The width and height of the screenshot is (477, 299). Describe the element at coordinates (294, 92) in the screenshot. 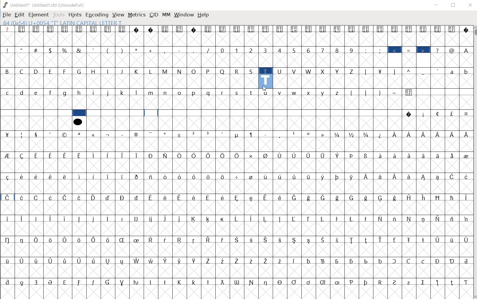

I see `w` at that location.